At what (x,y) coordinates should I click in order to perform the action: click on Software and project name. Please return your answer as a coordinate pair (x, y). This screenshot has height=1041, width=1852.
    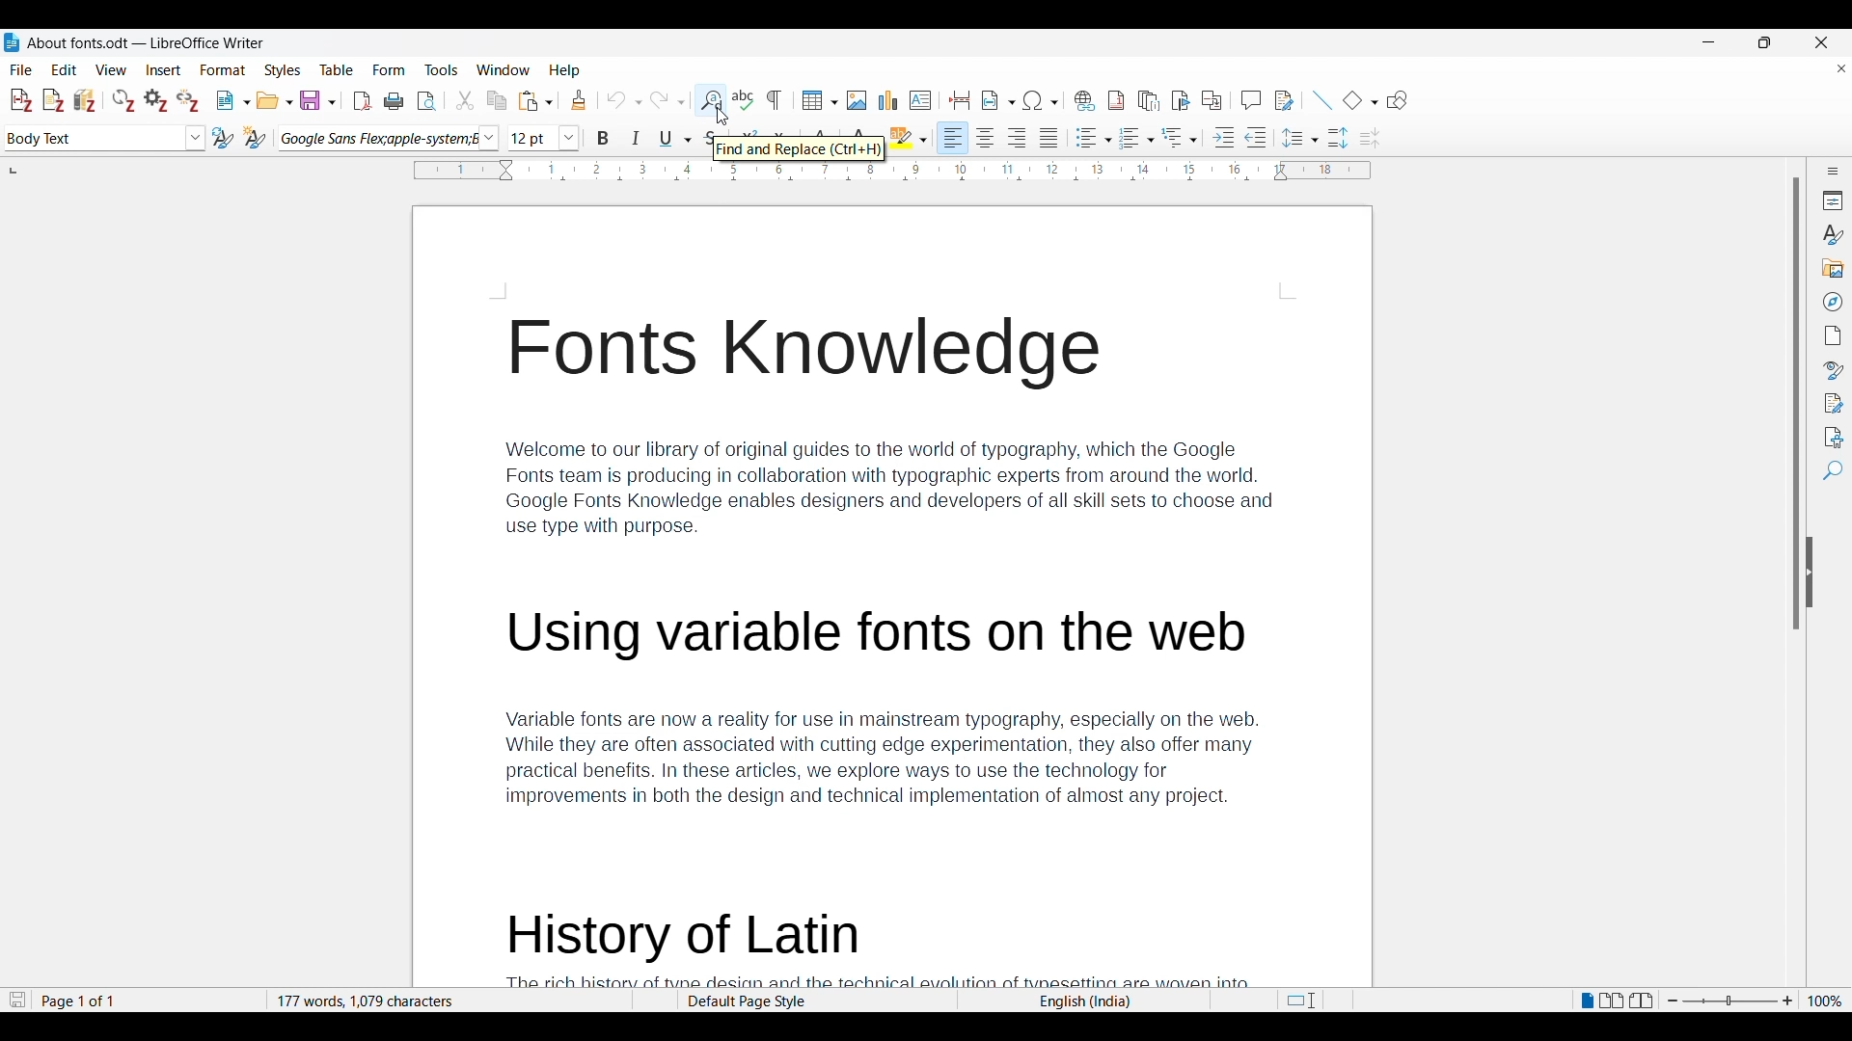
    Looking at the image, I should click on (147, 43).